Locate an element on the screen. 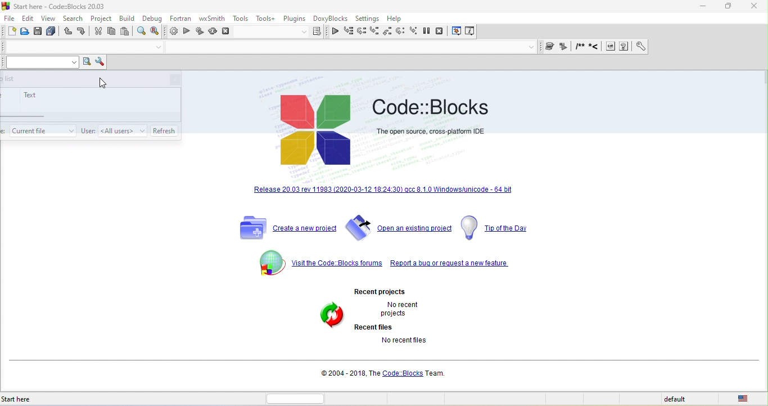 Image resolution: width=768 pixels, height=406 pixels. next instruction is located at coordinates (403, 32).